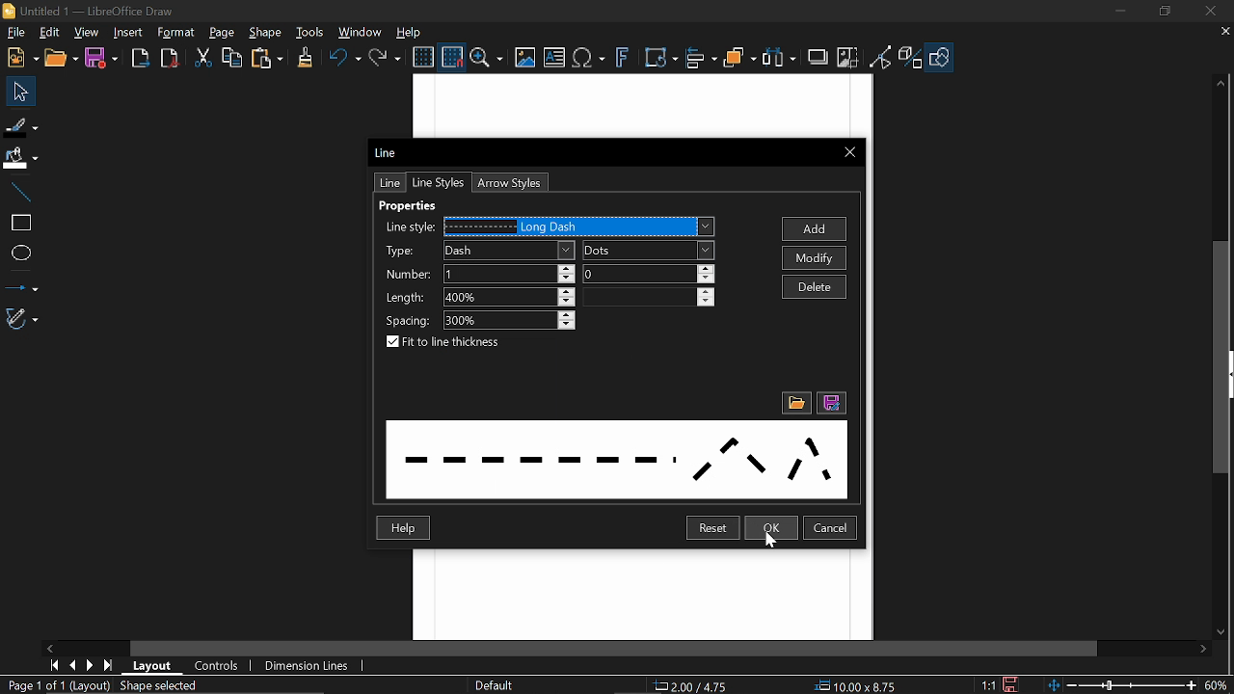 Image resolution: width=1234 pixels, height=694 pixels. What do you see at coordinates (579, 227) in the screenshot?
I see `Line styles` at bounding box center [579, 227].